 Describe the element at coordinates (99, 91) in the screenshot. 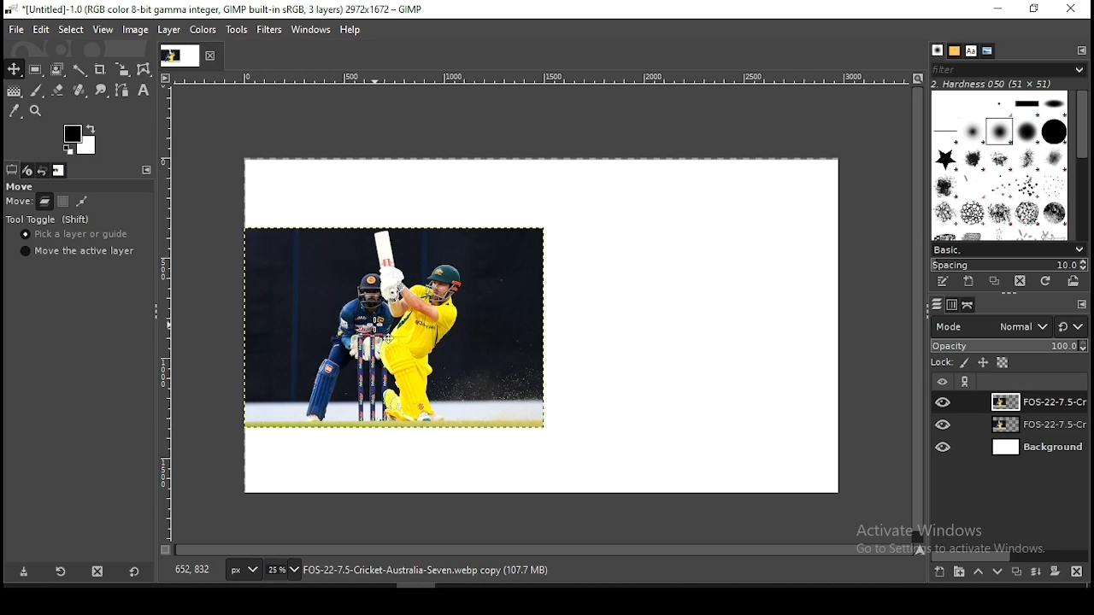

I see `smudge tool` at that location.